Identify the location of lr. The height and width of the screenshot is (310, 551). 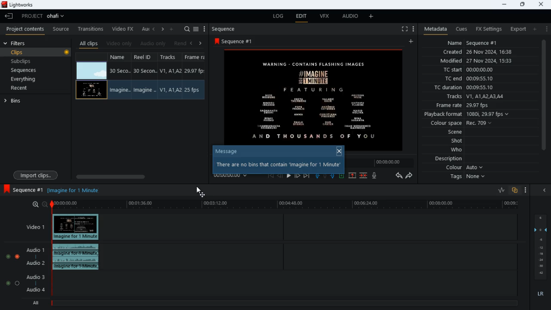
(538, 294).